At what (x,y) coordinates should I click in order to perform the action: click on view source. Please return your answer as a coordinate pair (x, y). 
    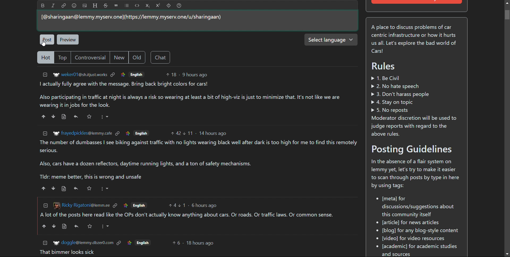
    Looking at the image, I should click on (64, 189).